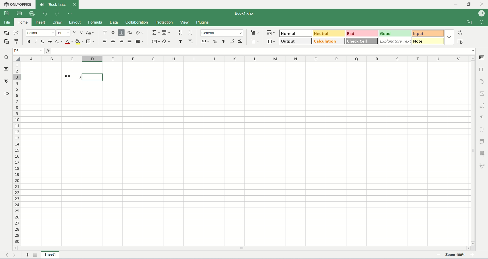  What do you see at coordinates (222, 33) in the screenshot?
I see `number format` at bounding box center [222, 33].